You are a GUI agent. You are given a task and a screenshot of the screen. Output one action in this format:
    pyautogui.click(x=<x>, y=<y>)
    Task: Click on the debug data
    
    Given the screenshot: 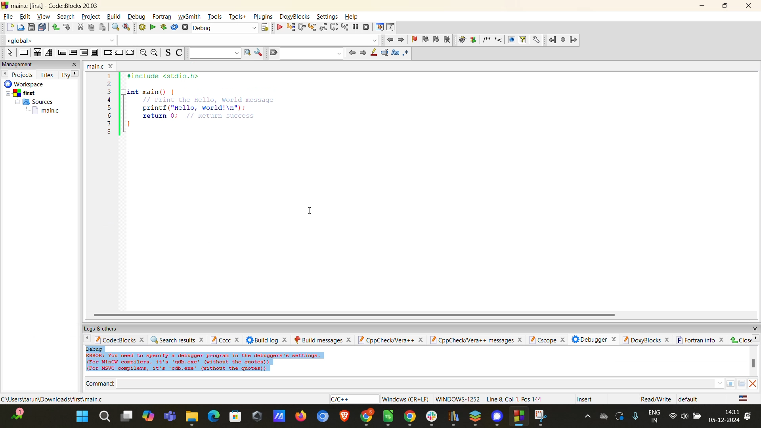 What is the action you would take?
    pyautogui.click(x=227, y=362)
    